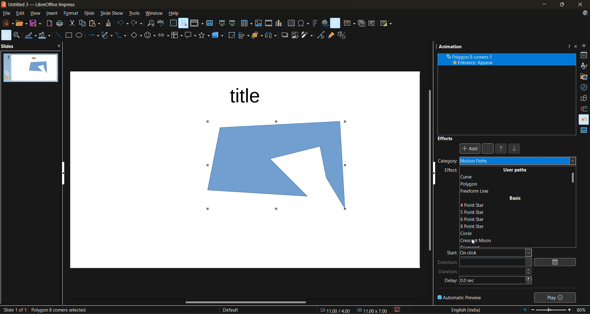 The image size is (590, 314). Describe the element at coordinates (137, 23) in the screenshot. I see `redo` at that location.